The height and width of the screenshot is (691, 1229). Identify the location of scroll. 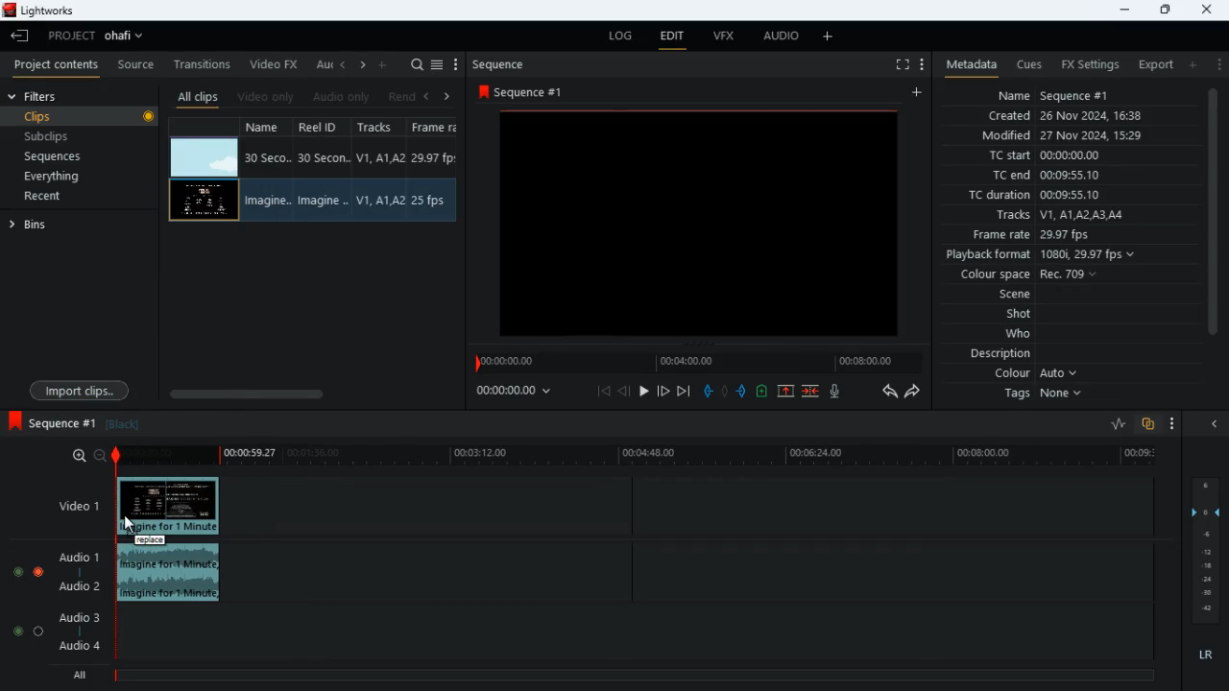
(1212, 222).